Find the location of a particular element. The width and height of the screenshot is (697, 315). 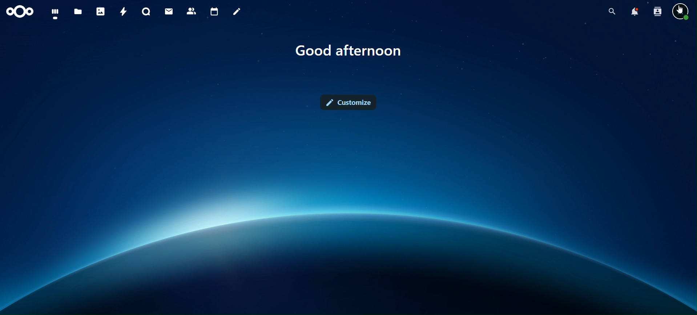

good afternon is located at coordinates (350, 52).